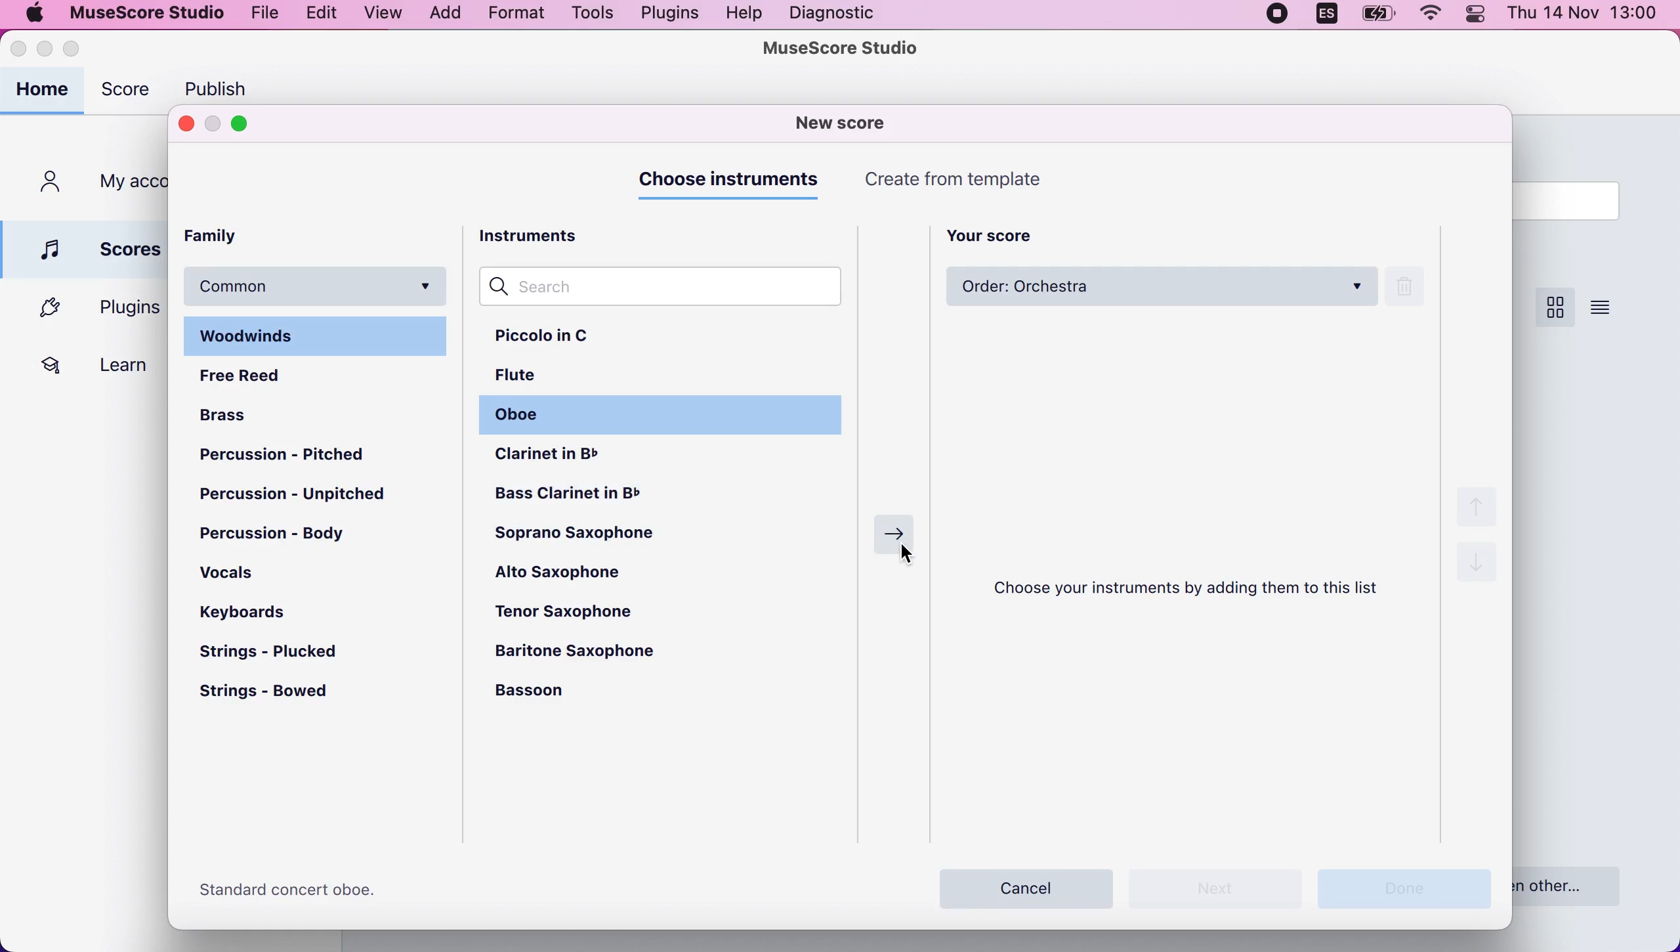  What do you see at coordinates (745, 14) in the screenshot?
I see `help` at bounding box center [745, 14].